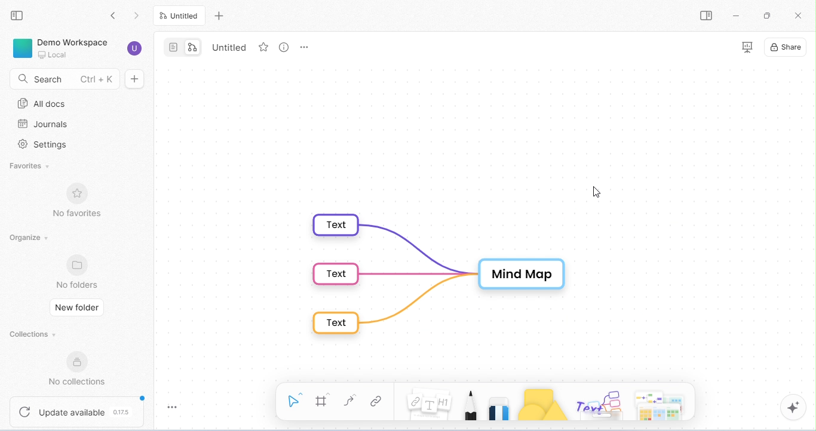 Image resolution: width=816 pixels, height=431 pixels. Describe the element at coordinates (800, 17) in the screenshot. I see `close` at that location.